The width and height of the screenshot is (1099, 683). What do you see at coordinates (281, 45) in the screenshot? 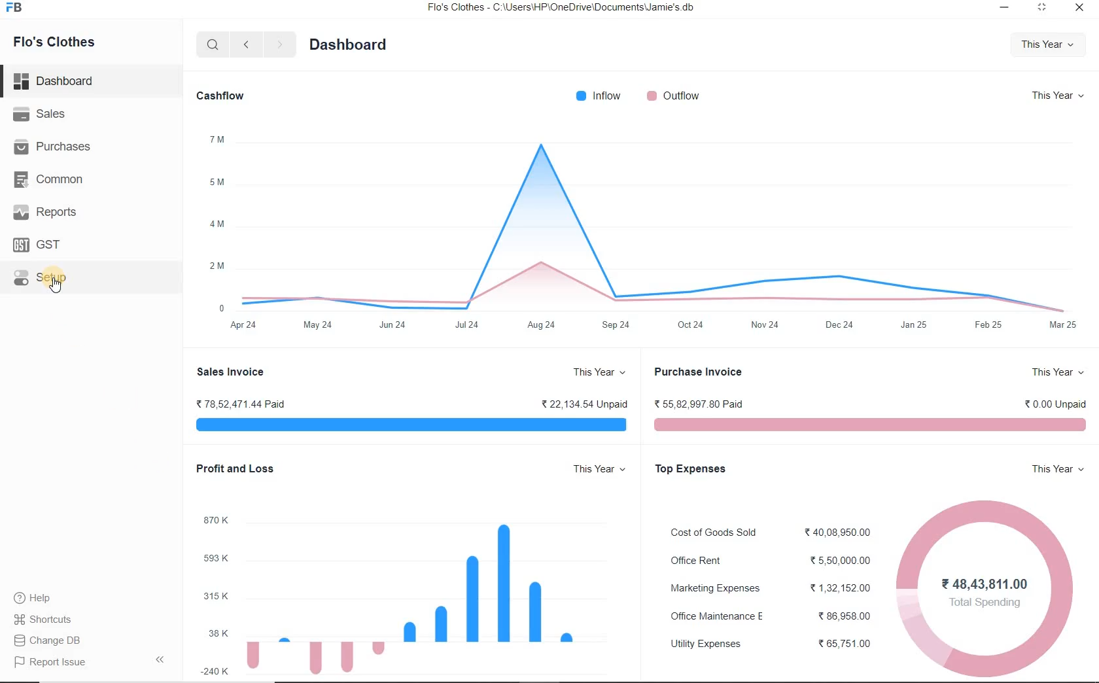
I see `next` at bounding box center [281, 45].